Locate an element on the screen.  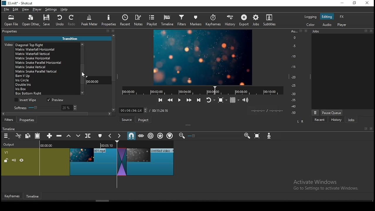
 is located at coordinates (365, 129).